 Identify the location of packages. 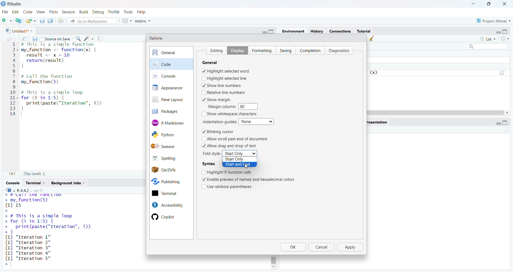
(169, 111).